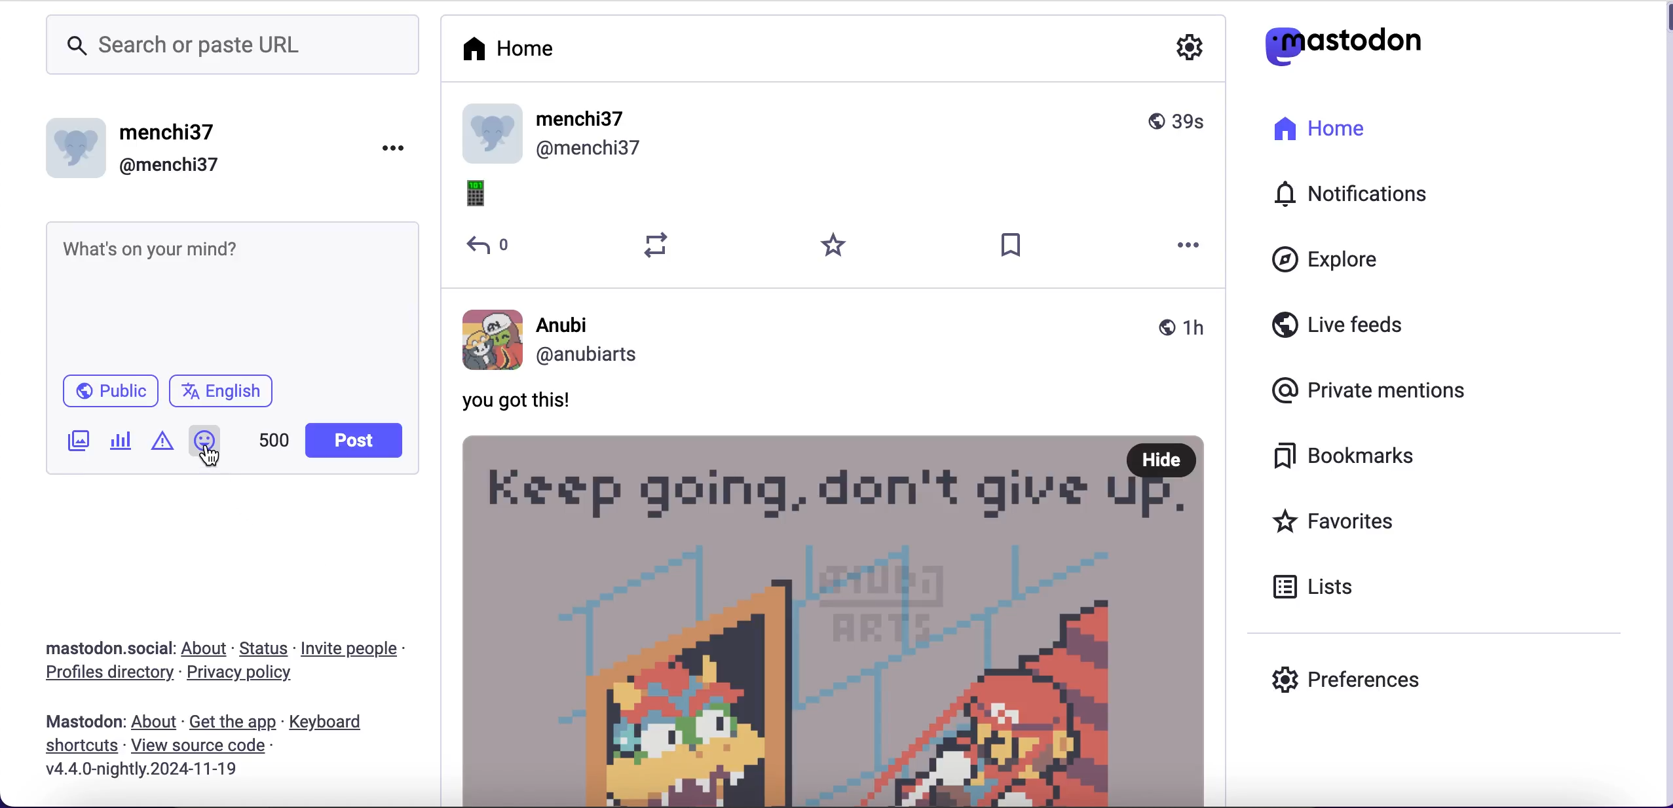 This screenshot has height=808, width=1673. I want to click on bookmarks, so click(1349, 458).